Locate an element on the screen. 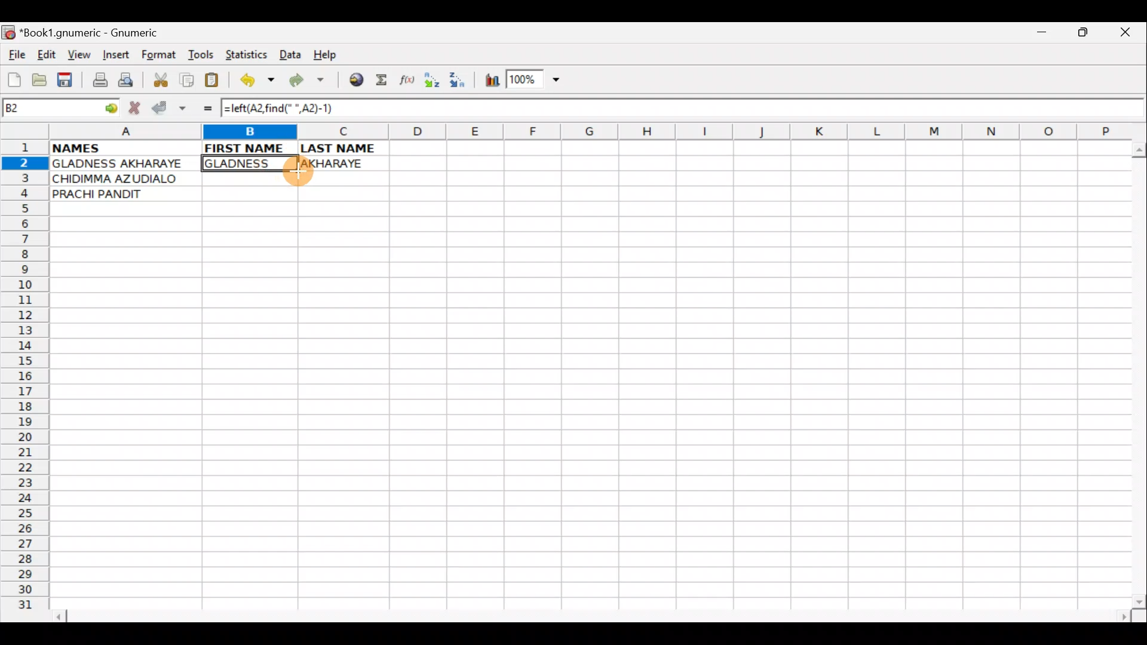 The width and height of the screenshot is (1147, 645). File is located at coordinates (16, 56).